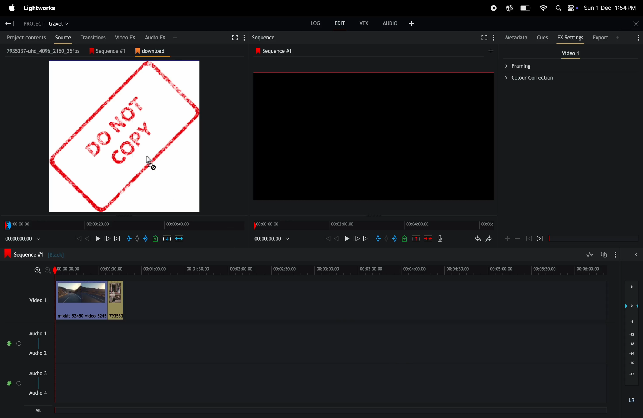 This screenshot has height=418, width=643. Describe the element at coordinates (573, 8) in the screenshot. I see `Dark mode/Light mode` at that location.